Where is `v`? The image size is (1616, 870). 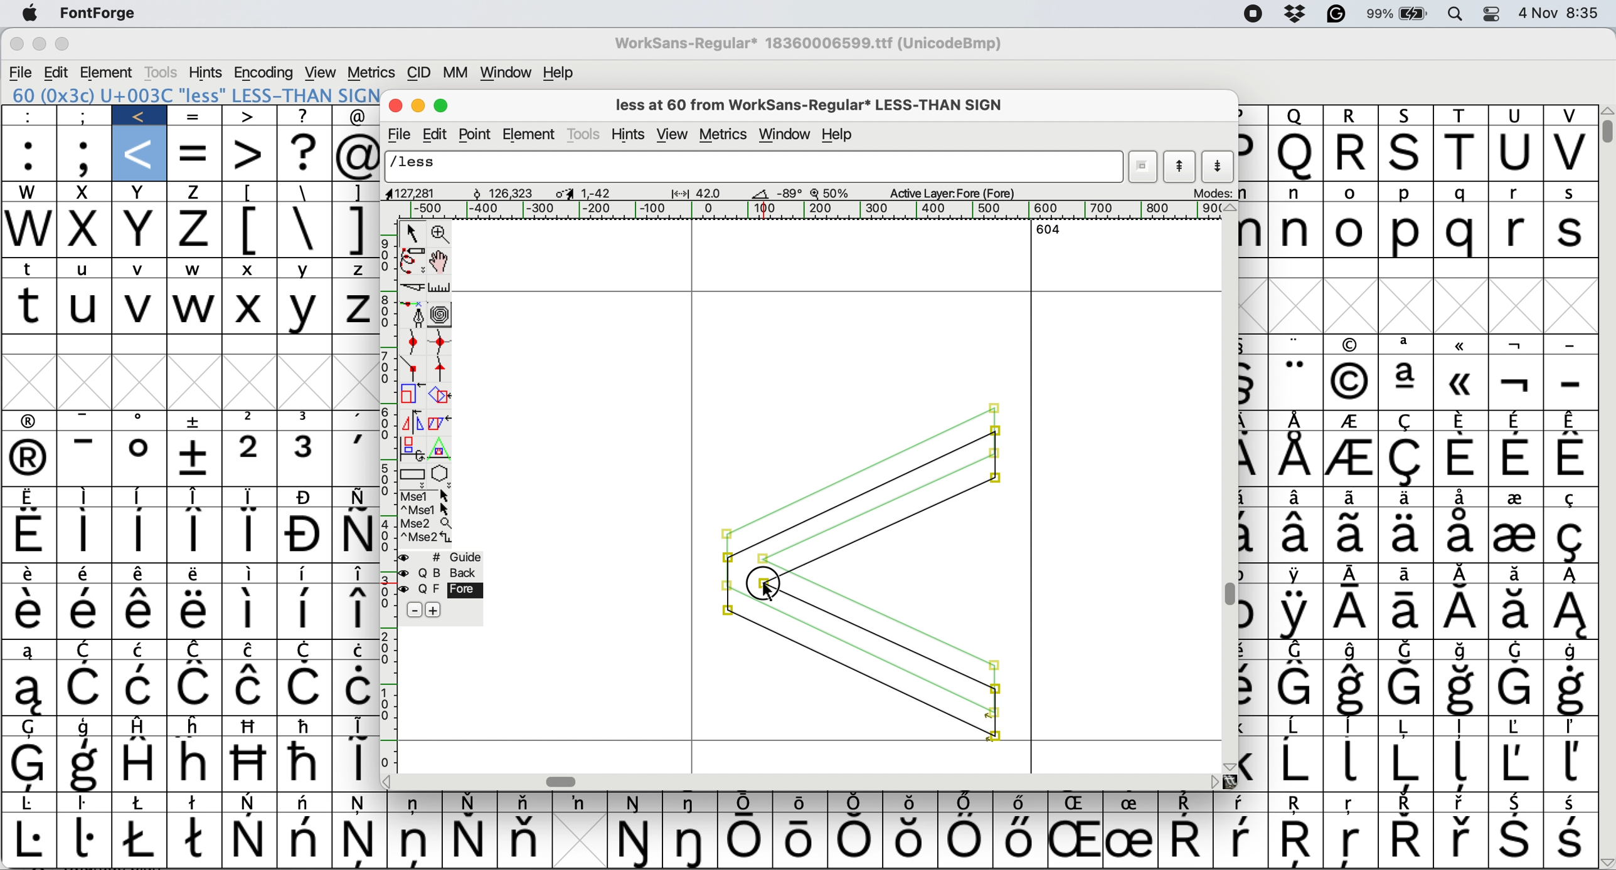 v is located at coordinates (141, 306).